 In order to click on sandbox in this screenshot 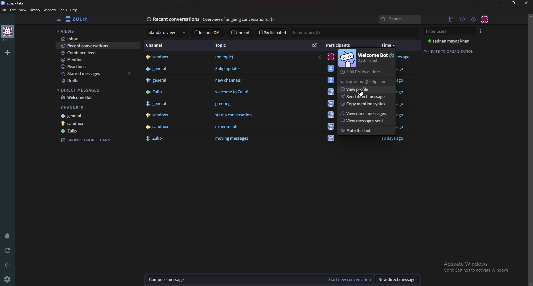, I will do `click(99, 123)`.